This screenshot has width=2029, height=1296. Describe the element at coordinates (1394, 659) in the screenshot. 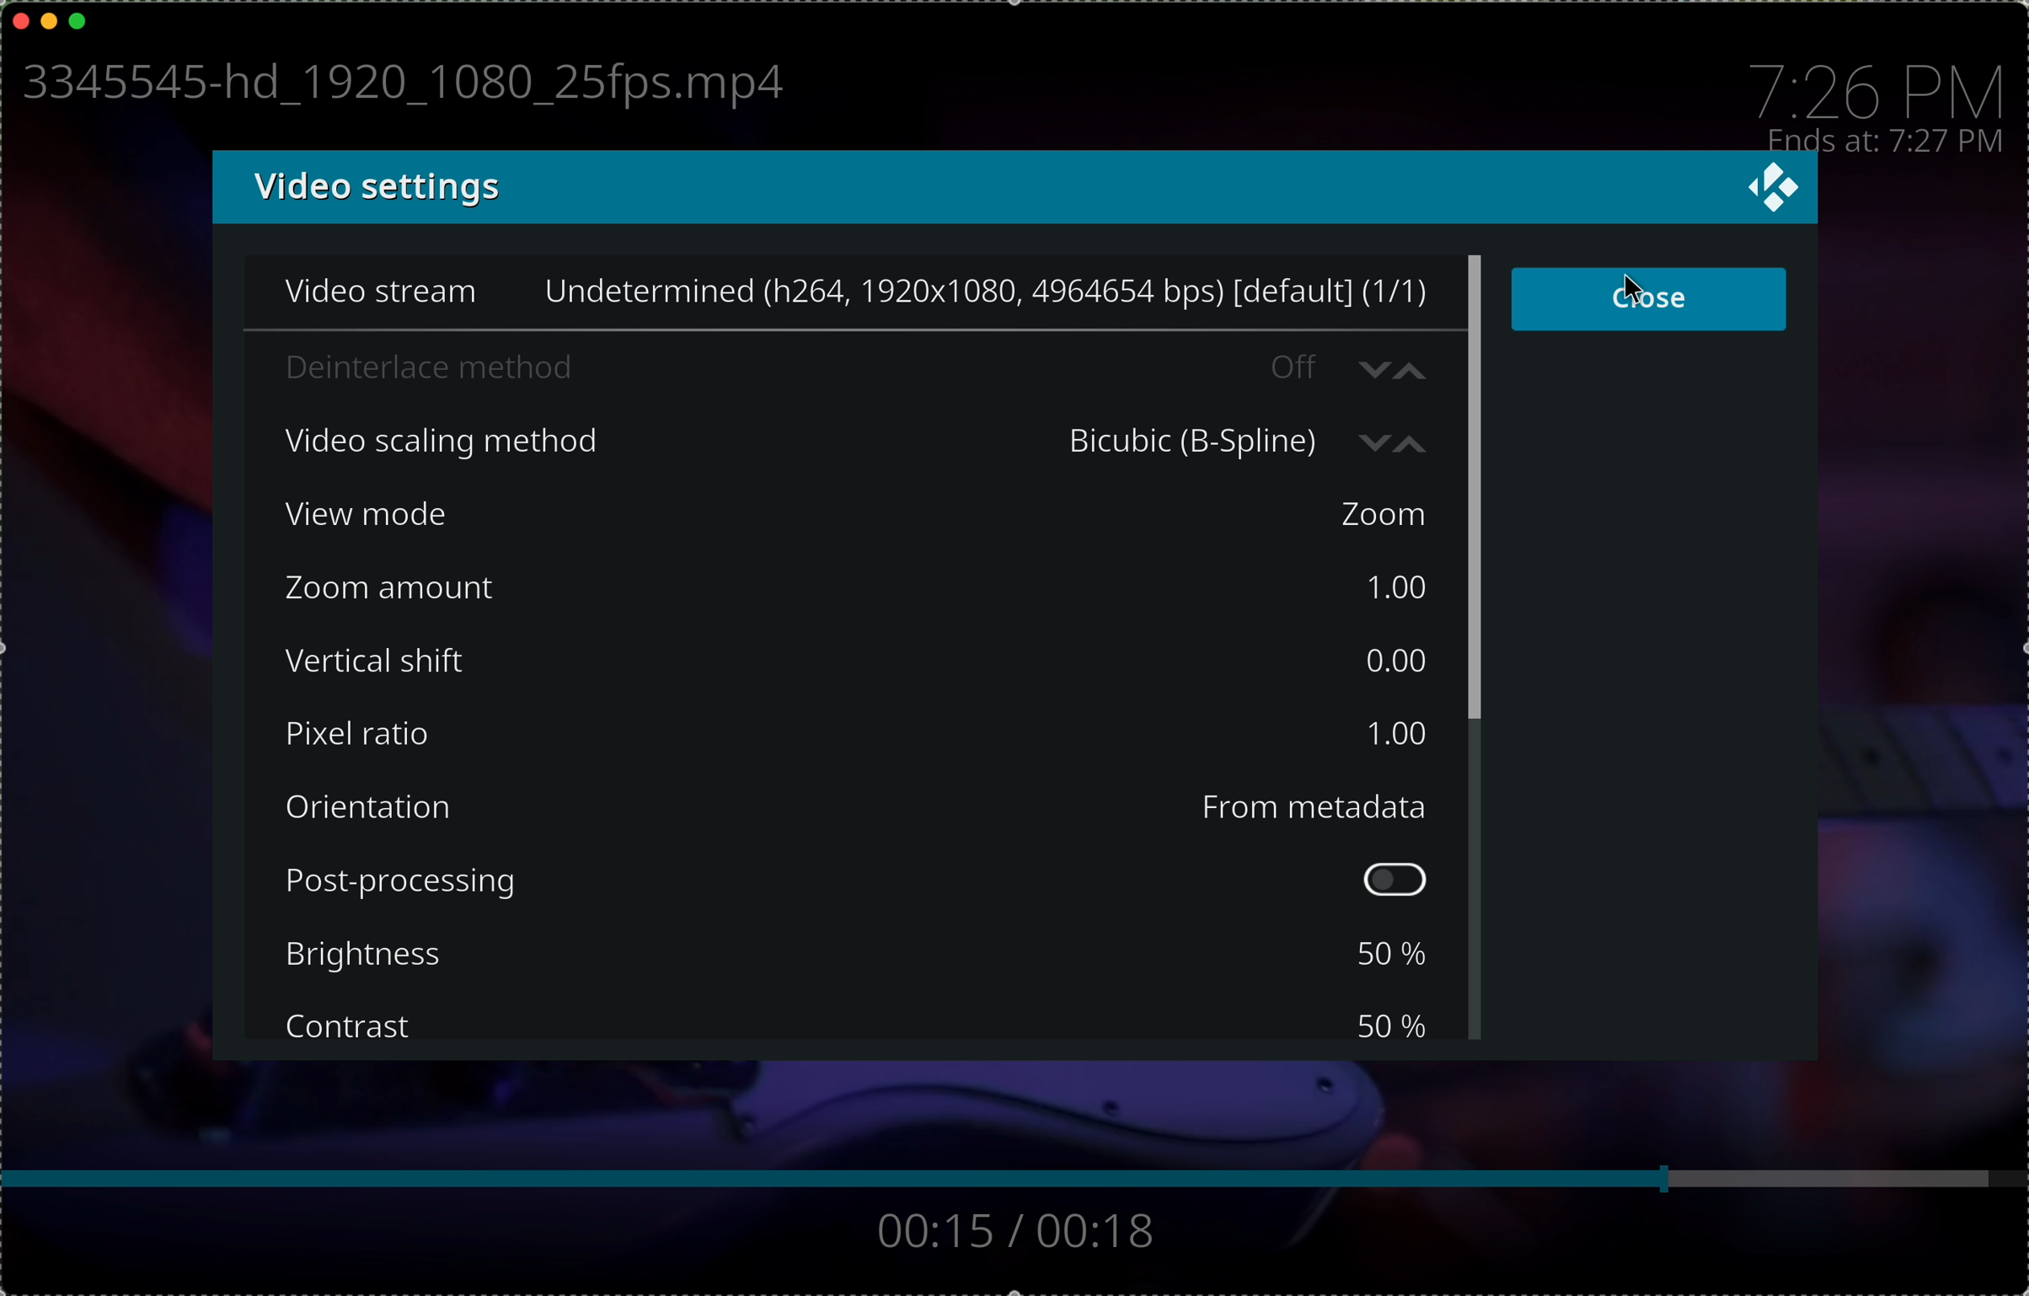

I see `0.00` at that location.